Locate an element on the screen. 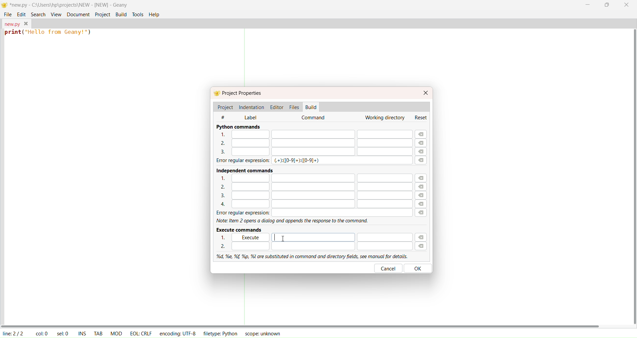  editor is located at coordinates (277, 107).